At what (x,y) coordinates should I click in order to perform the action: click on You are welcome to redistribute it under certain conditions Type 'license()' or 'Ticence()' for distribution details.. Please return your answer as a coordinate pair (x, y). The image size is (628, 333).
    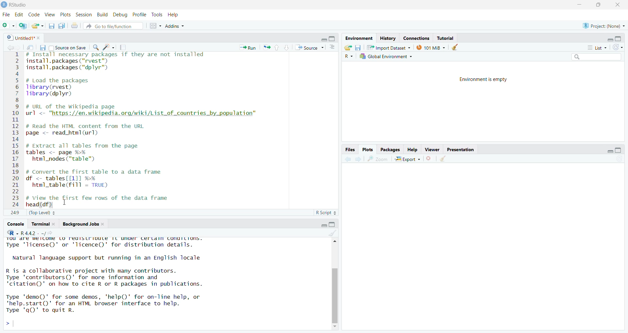
    Looking at the image, I should click on (108, 244).